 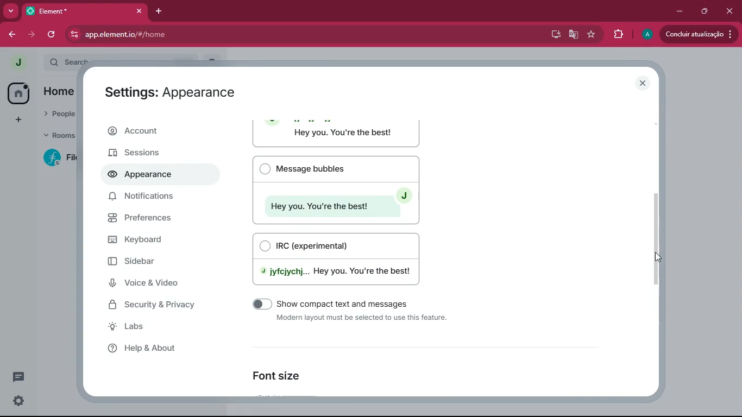 I want to click on update, so click(x=699, y=35).